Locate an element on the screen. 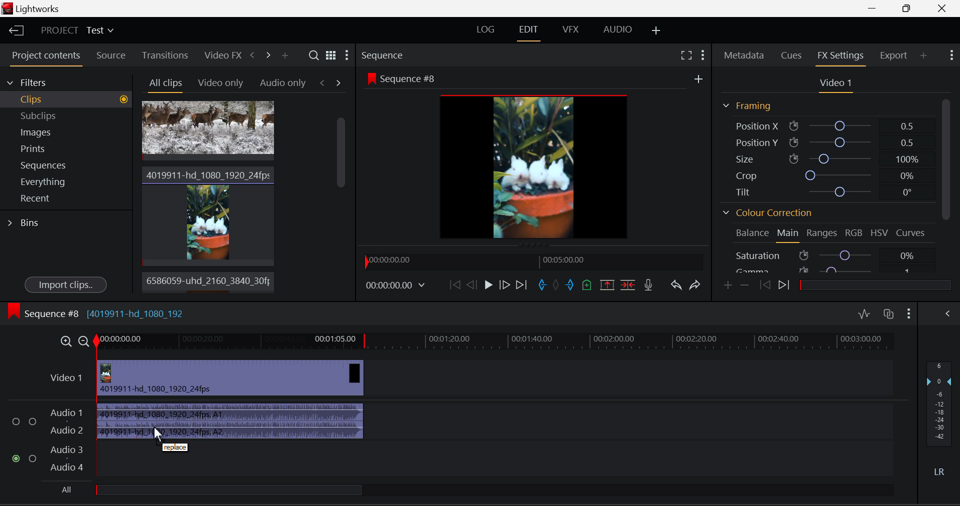 The image size is (960, 506). Metadata is located at coordinates (745, 54).